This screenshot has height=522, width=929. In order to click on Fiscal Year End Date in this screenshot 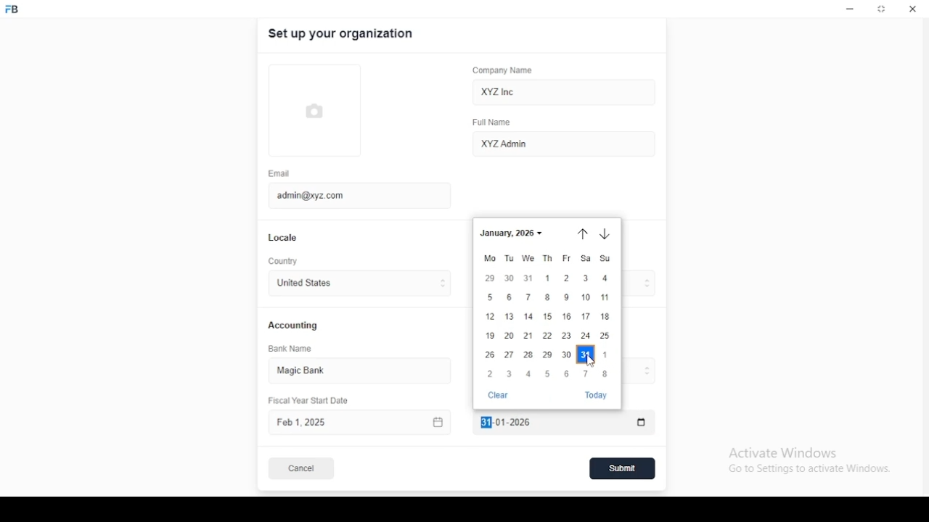, I will do `click(561, 423)`.